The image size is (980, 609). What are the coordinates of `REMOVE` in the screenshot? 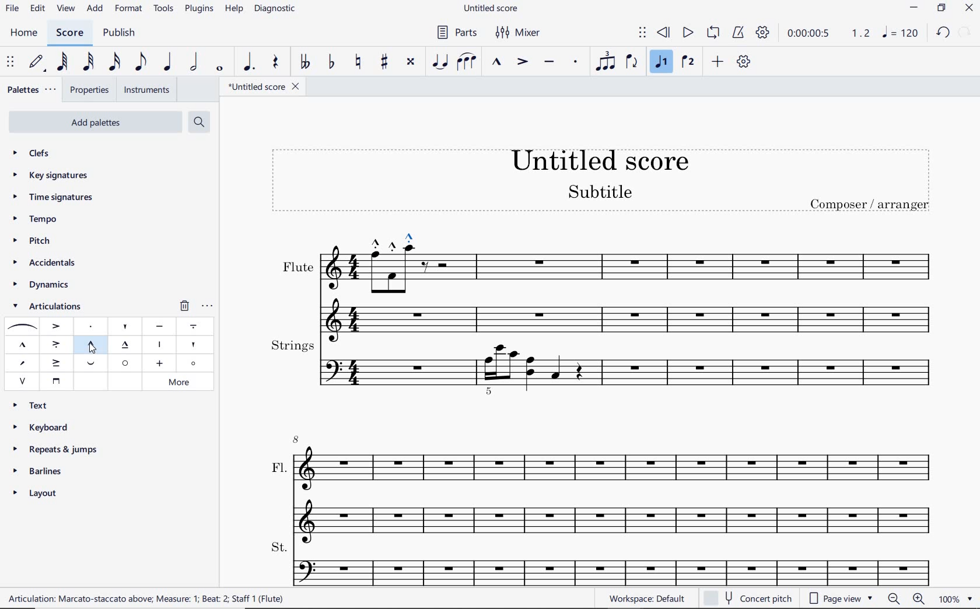 It's located at (184, 305).